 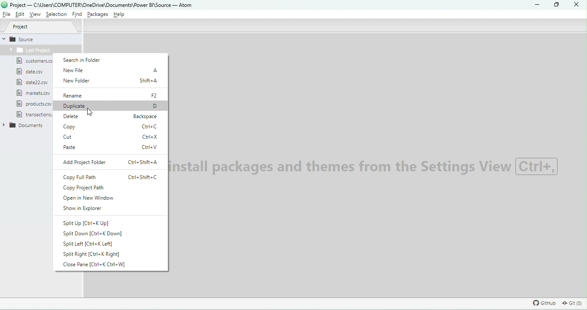 What do you see at coordinates (93, 60) in the screenshot?
I see `Search in folder` at bounding box center [93, 60].